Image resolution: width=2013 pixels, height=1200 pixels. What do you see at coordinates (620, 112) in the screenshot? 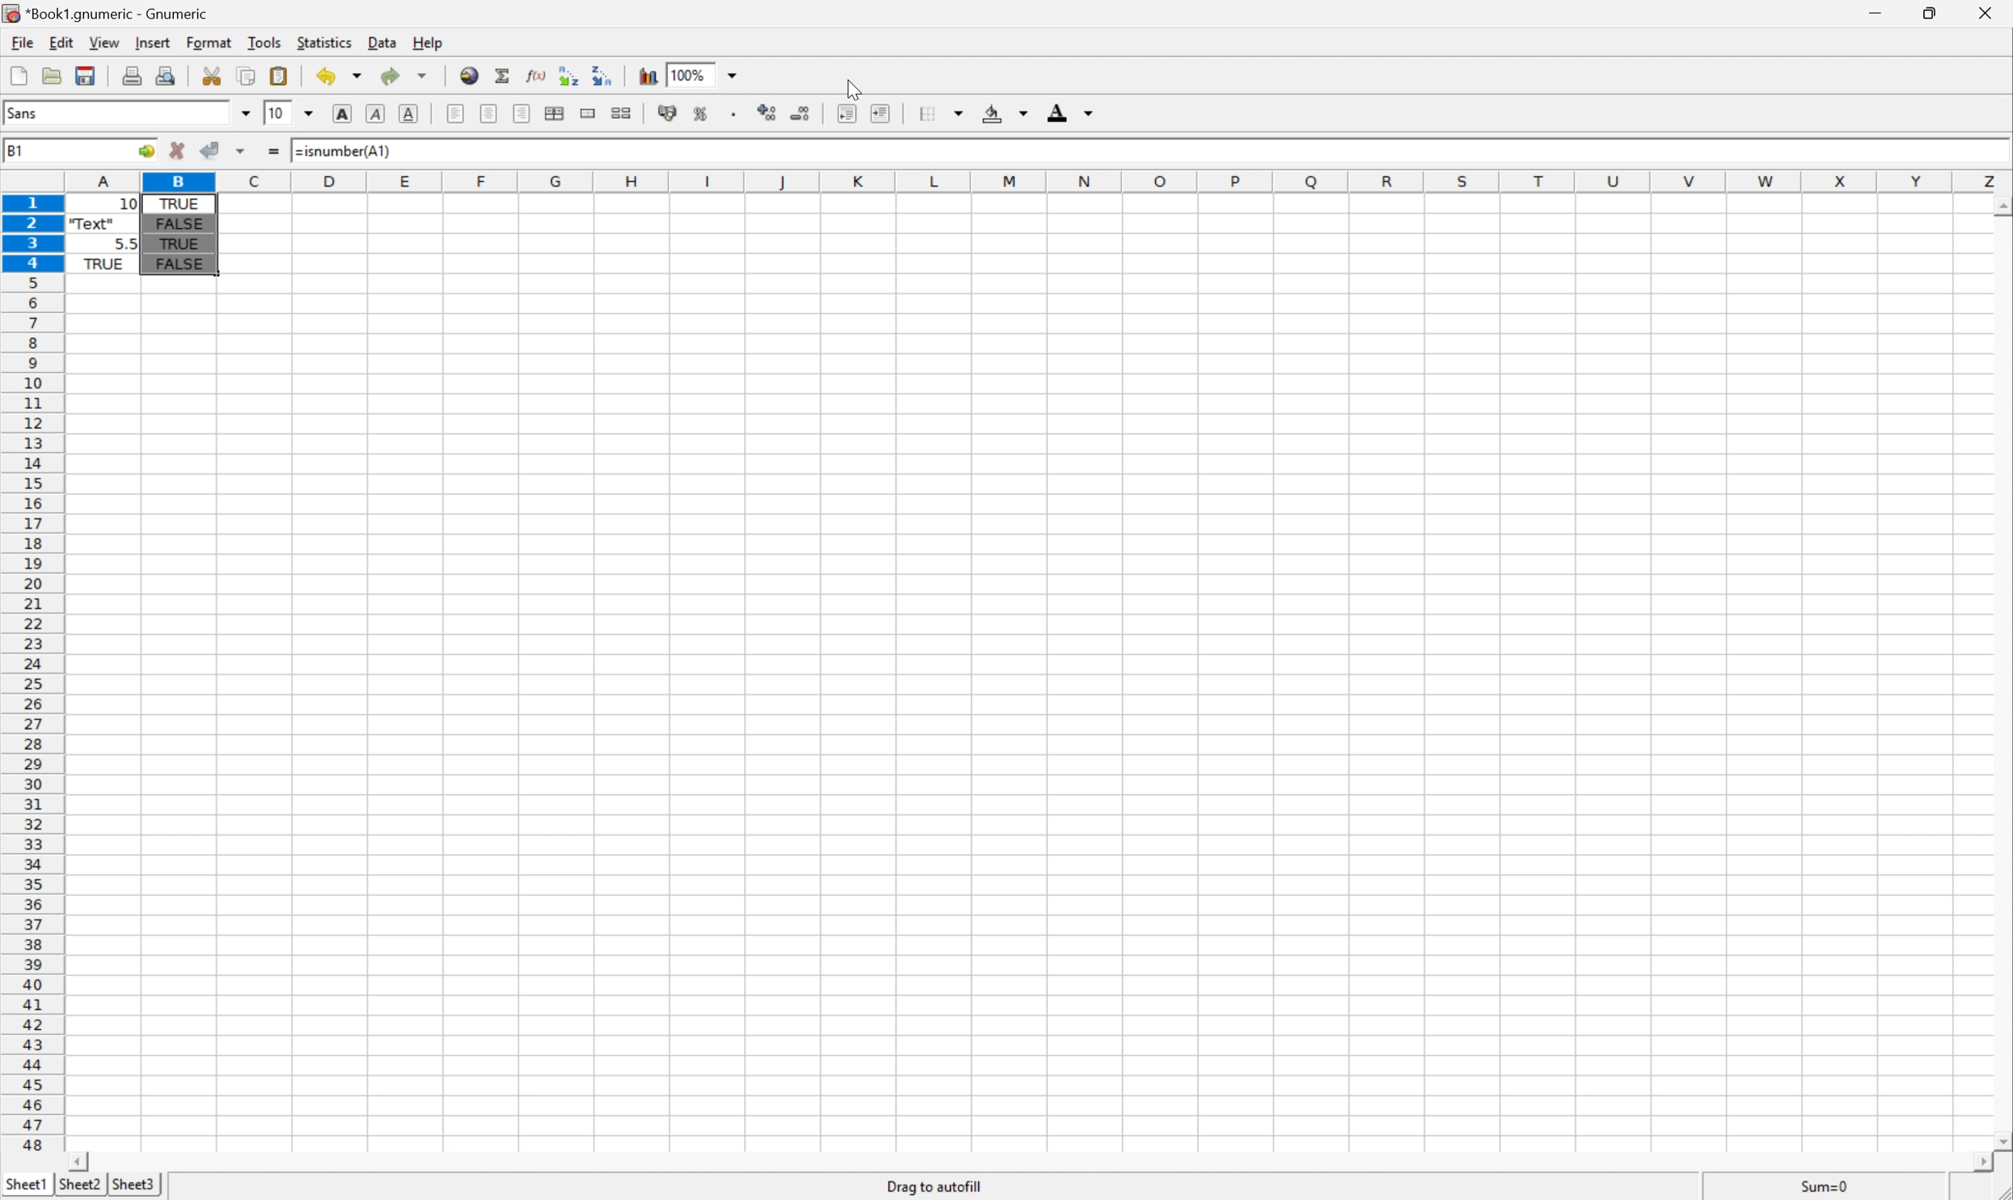
I see `Split Ranges of merged cells` at bounding box center [620, 112].